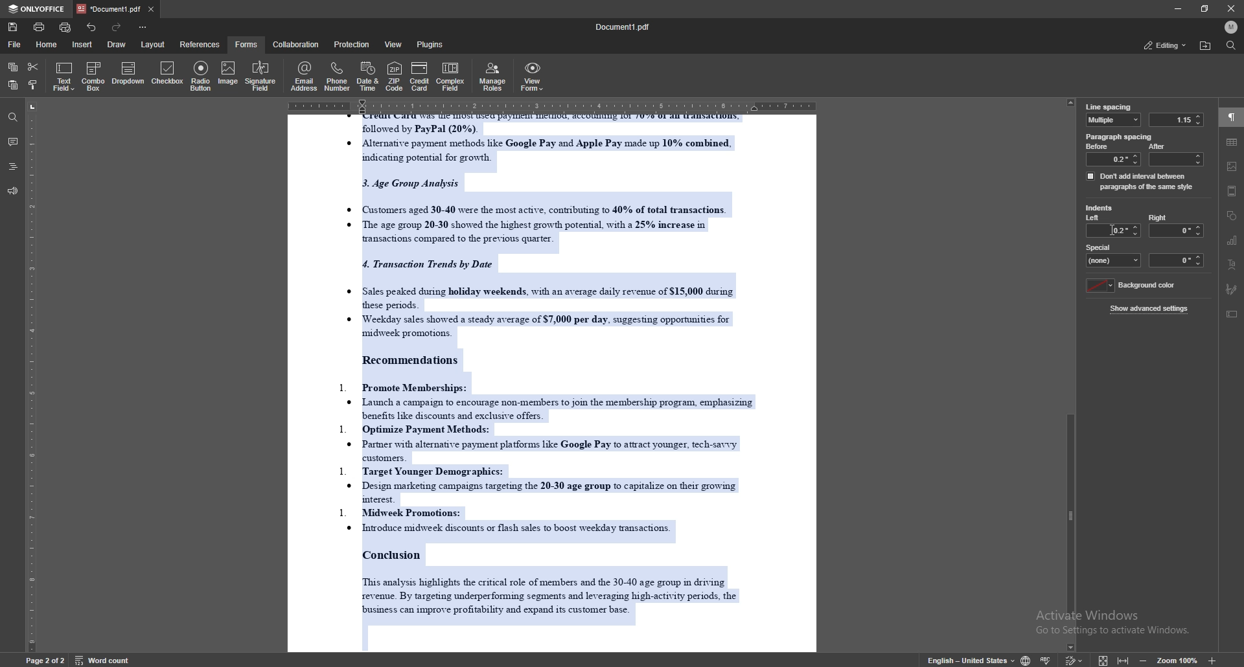 This screenshot has height=667, width=1244. I want to click on dropdown, so click(128, 74).